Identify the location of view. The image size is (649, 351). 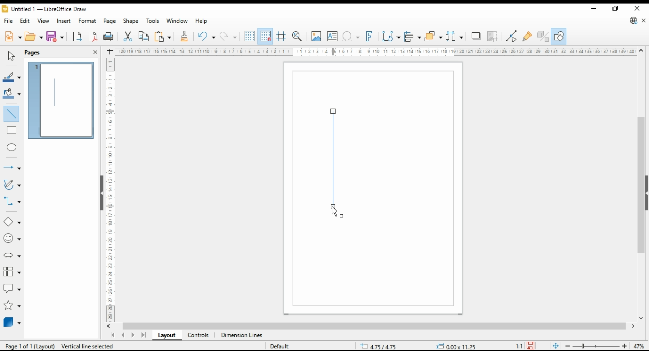
(44, 21).